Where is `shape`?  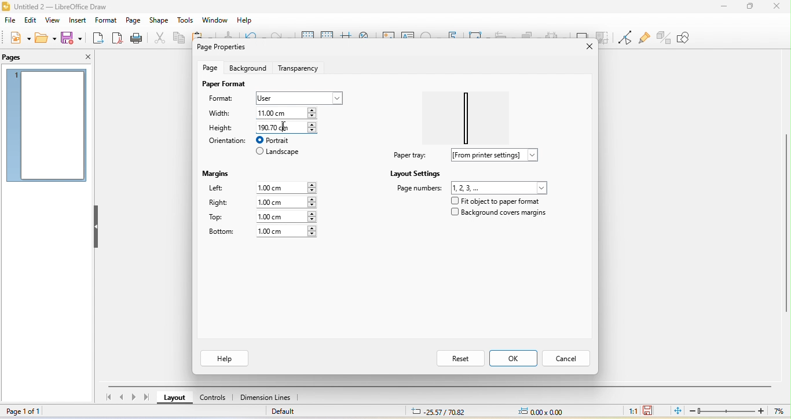 shape is located at coordinates (159, 21).